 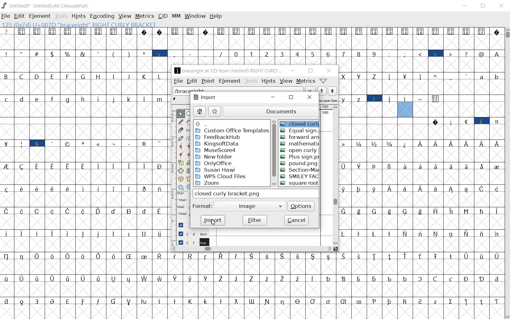 I want to click on import, so click(x=207, y=98).